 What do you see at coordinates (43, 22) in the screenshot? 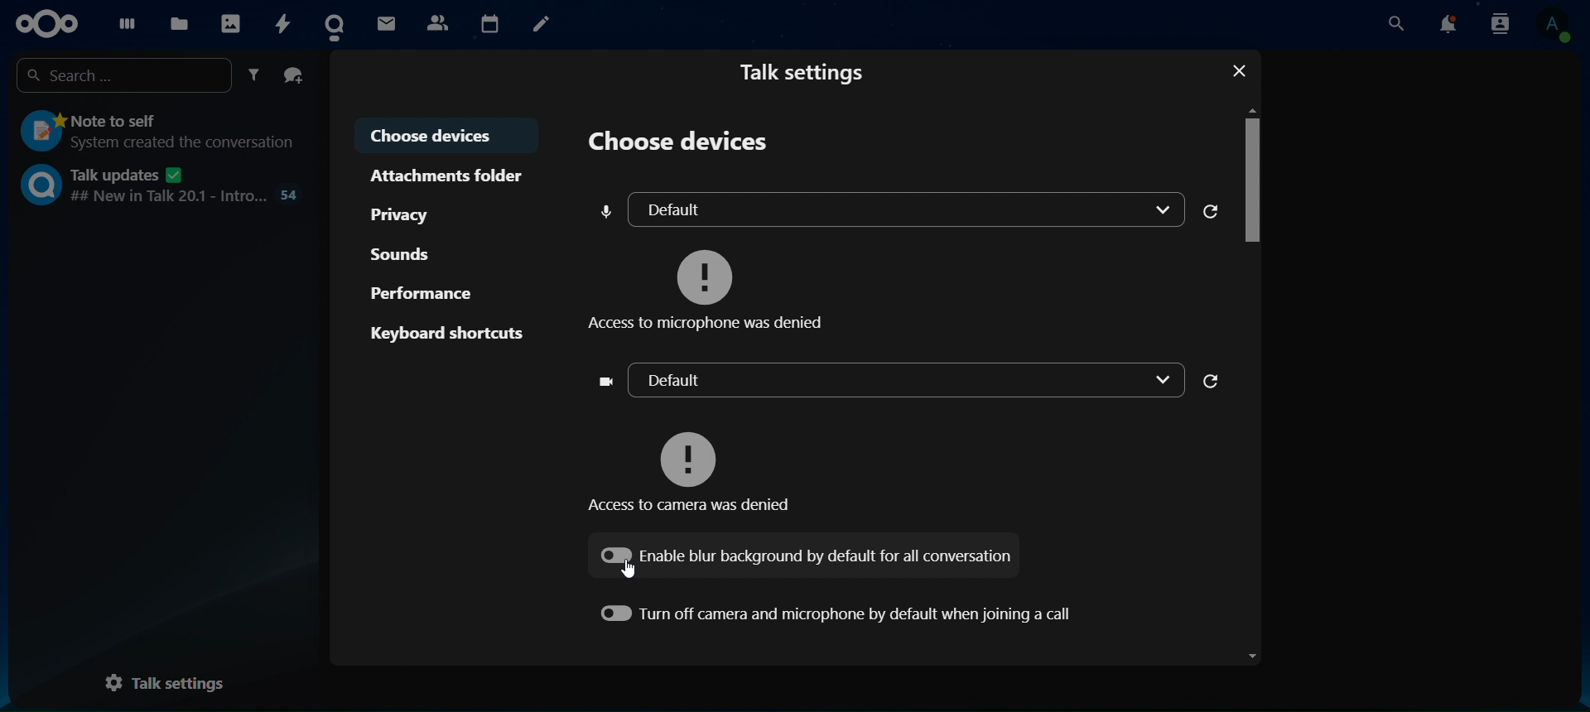
I see `Nextcloud logo` at bounding box center [43, 22].